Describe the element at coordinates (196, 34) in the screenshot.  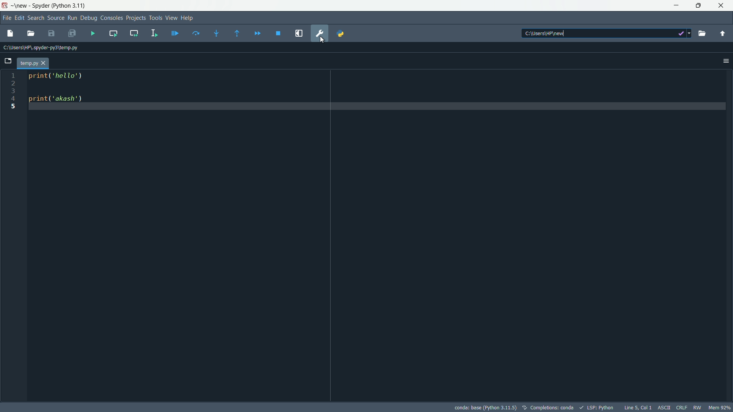
I see `run current line` at that location.